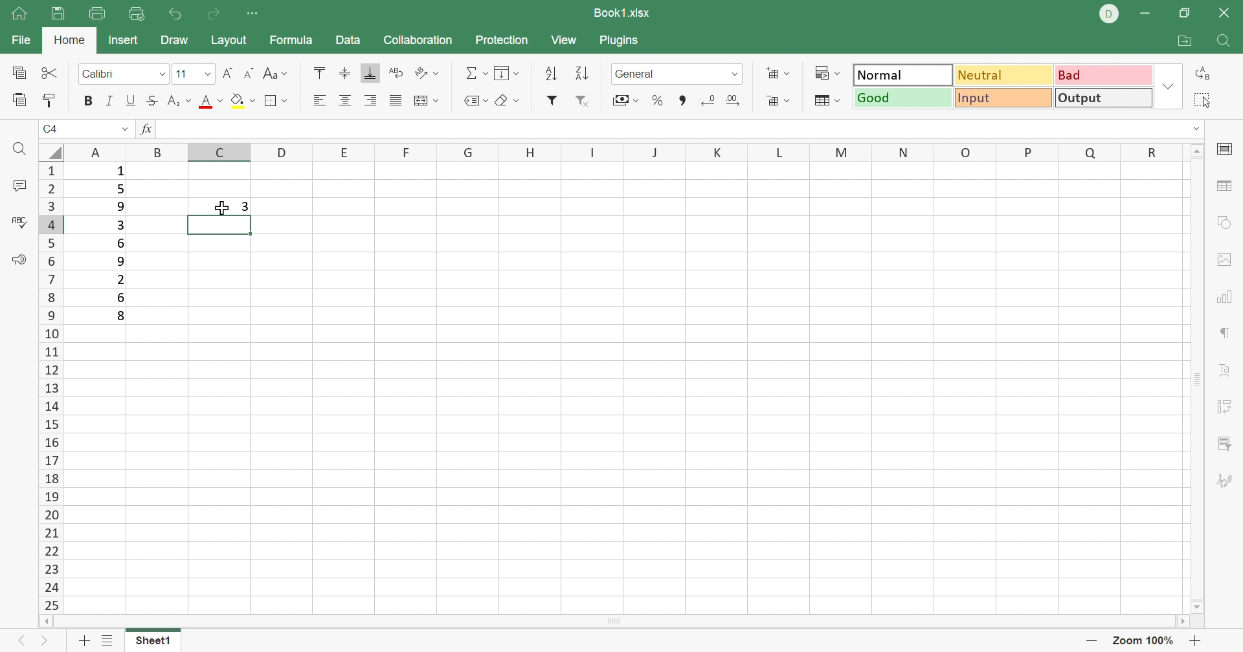  Describe the element at coordinates (1145, 14) in the screenshot. I see `Minimize` at that location.